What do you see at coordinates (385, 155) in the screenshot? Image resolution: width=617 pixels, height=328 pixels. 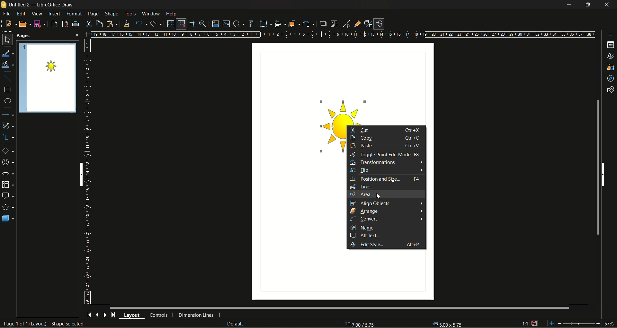 I see `toggle point edit mode` at bounding box center [385, 155].